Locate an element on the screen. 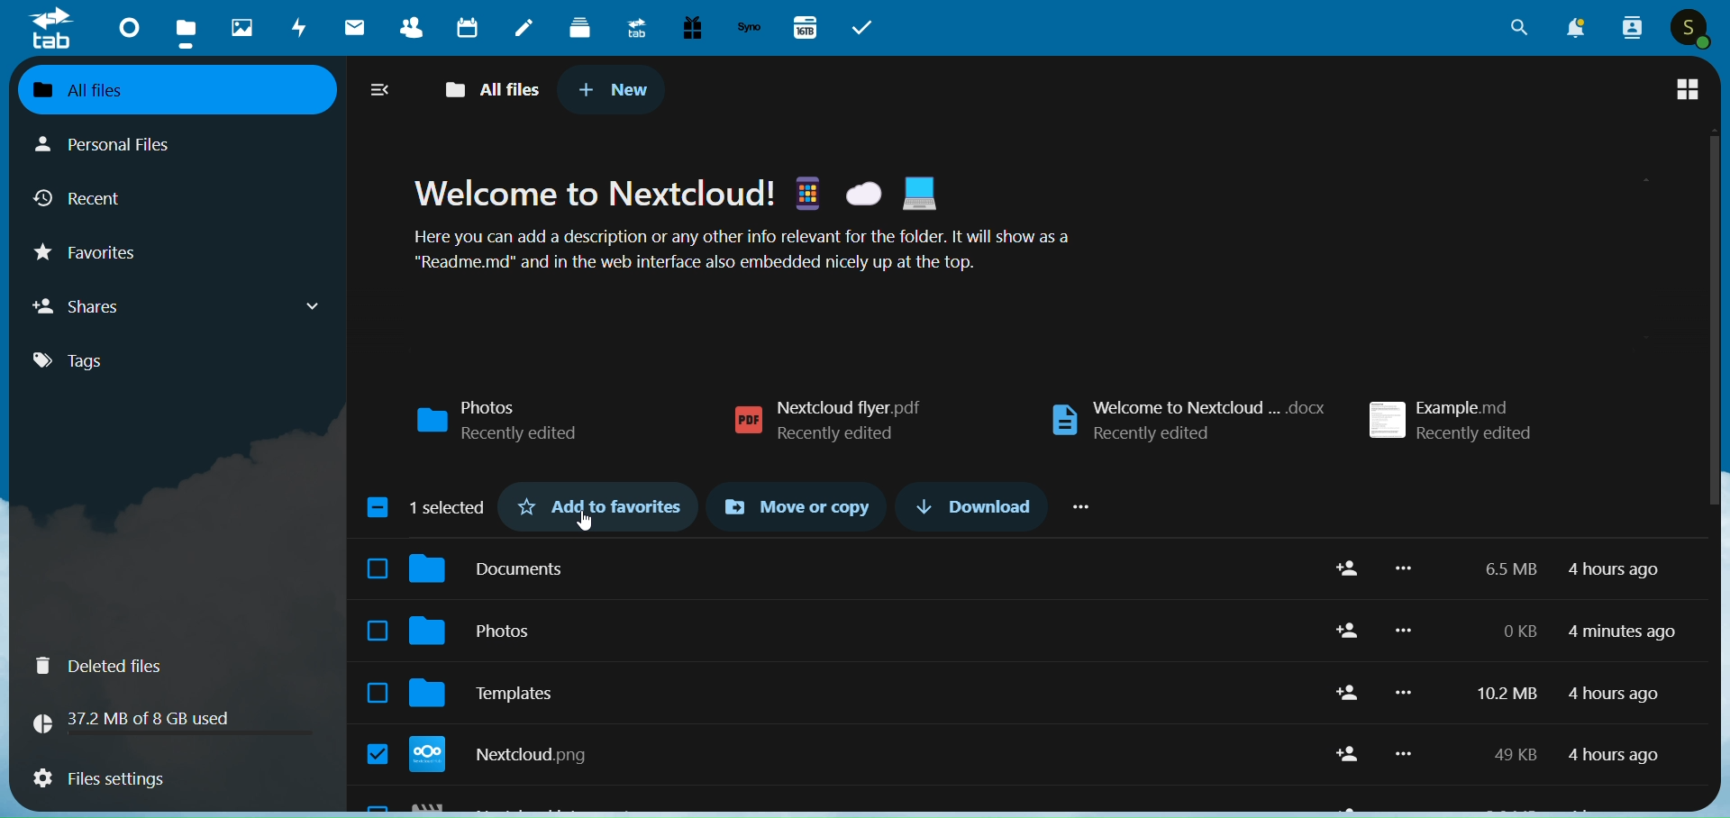 The height and width of the screenshot is (818, 1730). search is located at coordinates (1511, 29).